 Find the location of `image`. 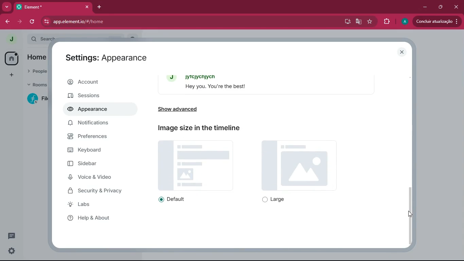

image is located at coordinates (196, 165).